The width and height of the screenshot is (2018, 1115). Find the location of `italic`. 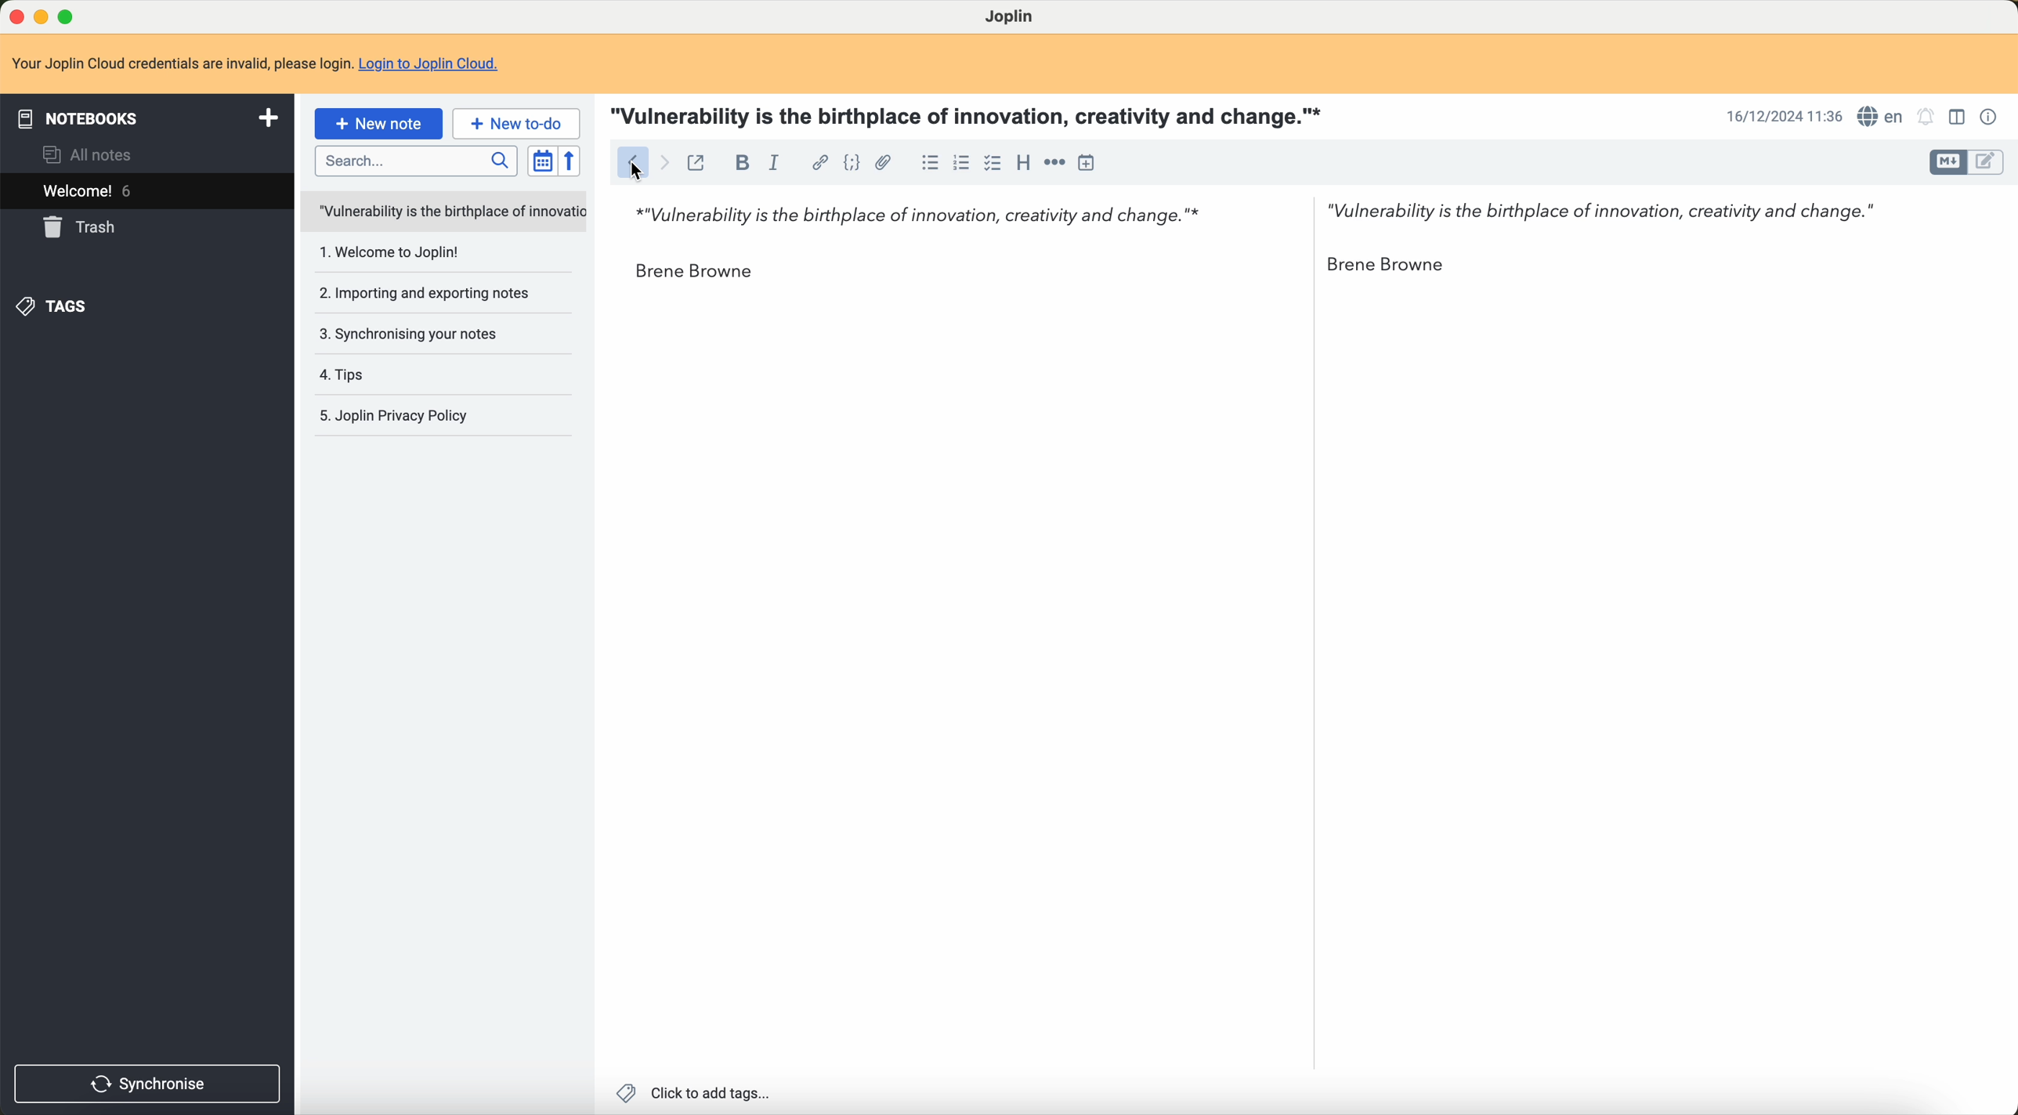

italic is located at coordinates (778, 162).